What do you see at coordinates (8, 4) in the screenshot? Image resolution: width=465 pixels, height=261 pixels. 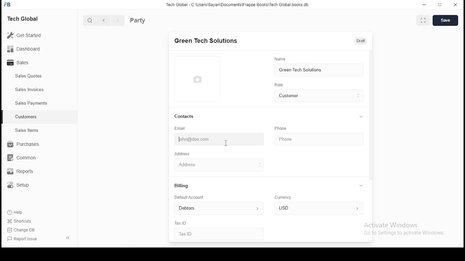 I see `icon` at bounding box center [8, 4].